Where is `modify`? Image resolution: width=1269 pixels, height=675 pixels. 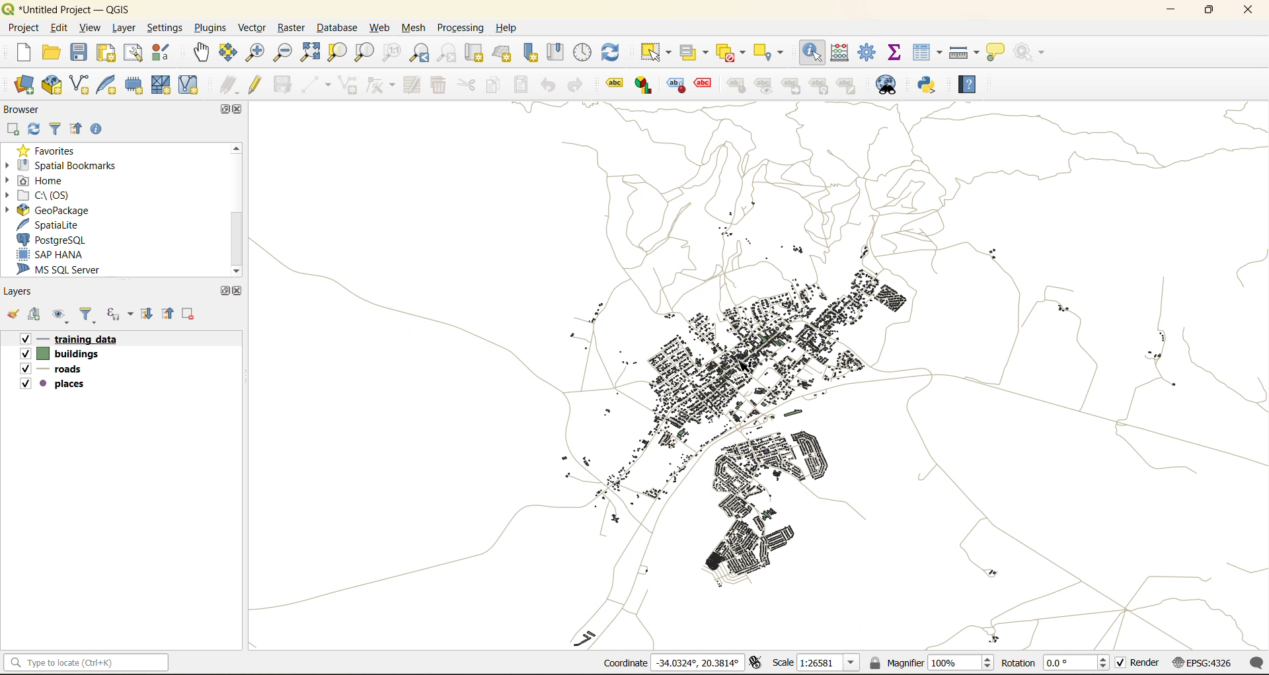 modify is located at coordinates (412, 85).